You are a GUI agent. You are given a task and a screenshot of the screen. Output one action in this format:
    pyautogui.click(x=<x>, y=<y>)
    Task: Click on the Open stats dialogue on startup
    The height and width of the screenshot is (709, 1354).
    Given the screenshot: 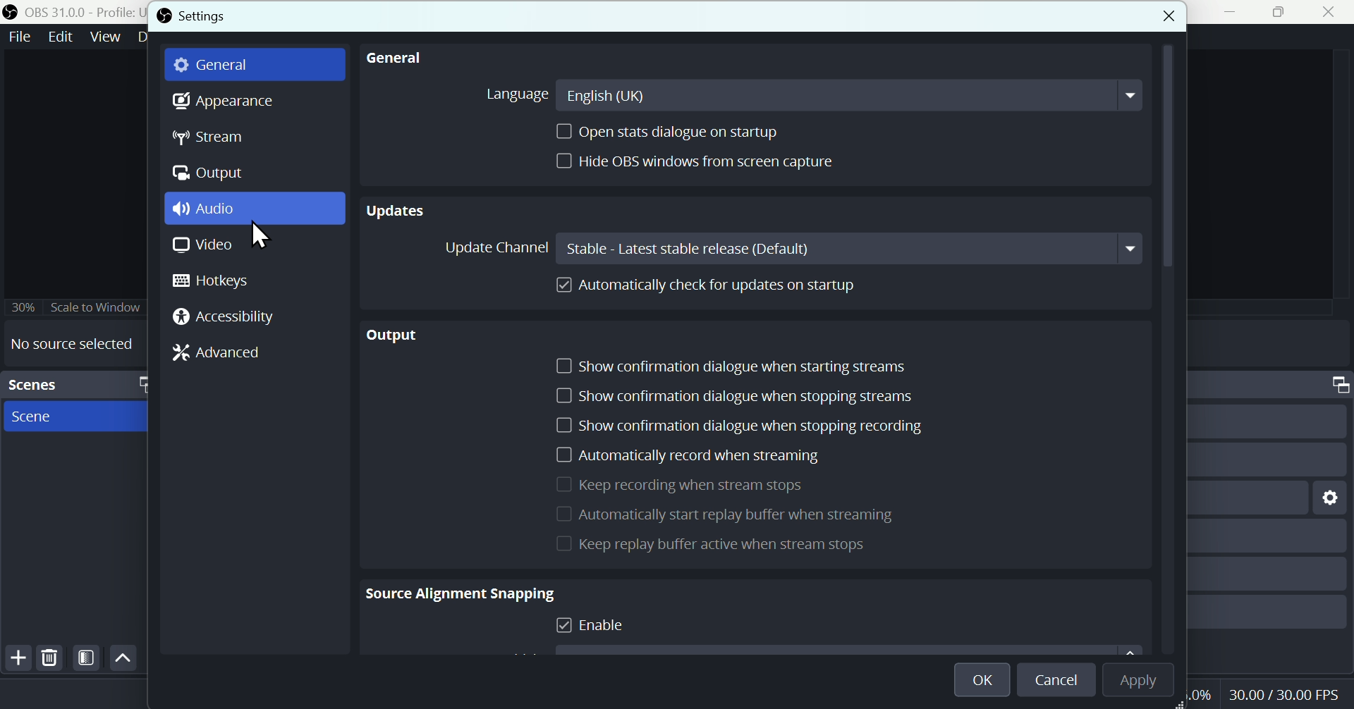 What is the action you would take?
    pyautogui.click(x=693, y=132)
    